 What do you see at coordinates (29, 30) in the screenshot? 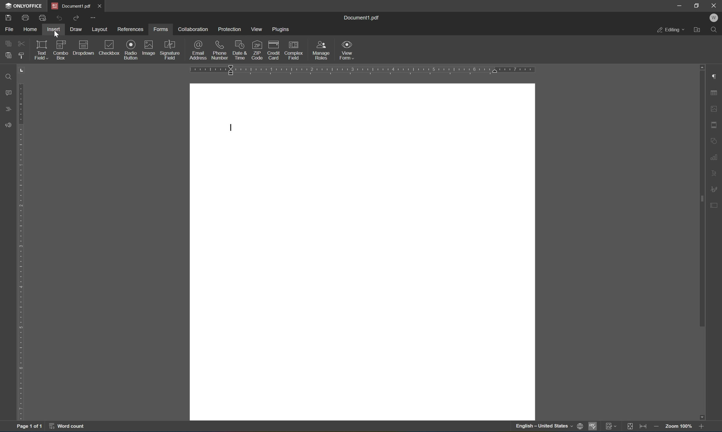
I see `home` at bounding box center [29, 30].